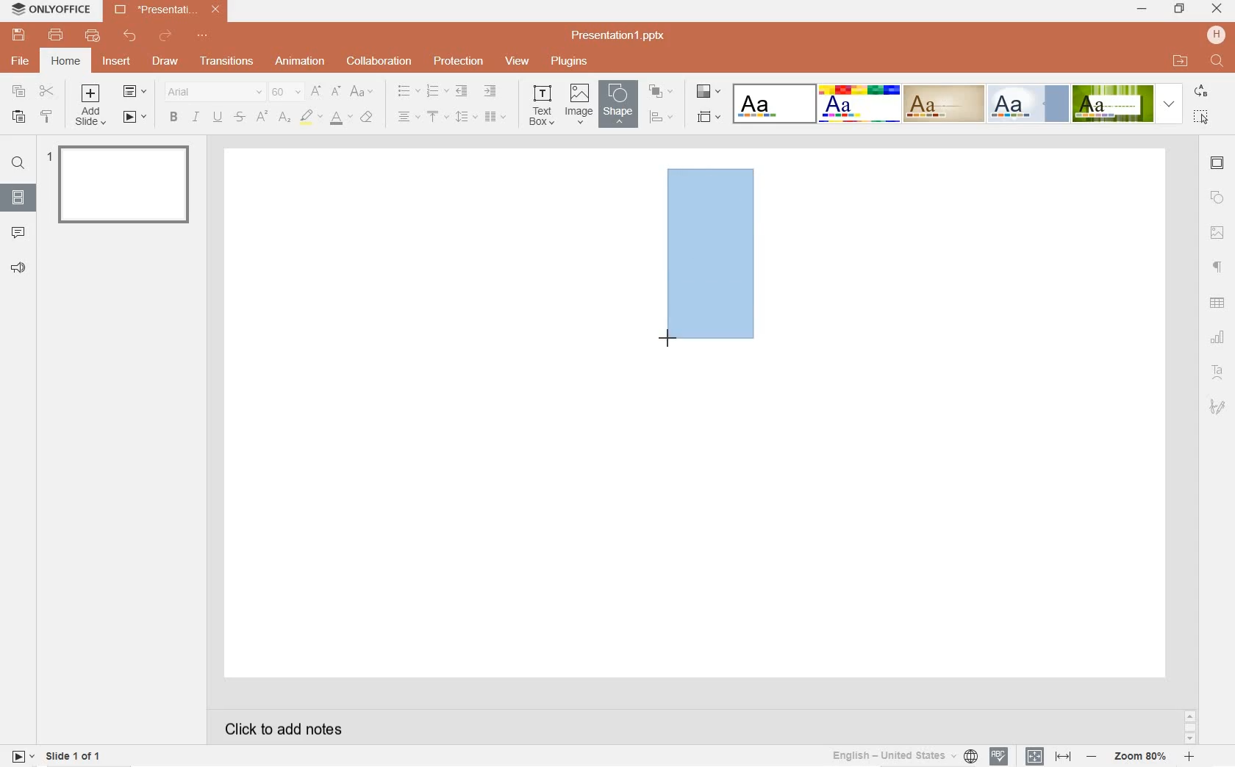  Describe the element at coordinates (579, 104) in the screenshot. I see `image` at that location.